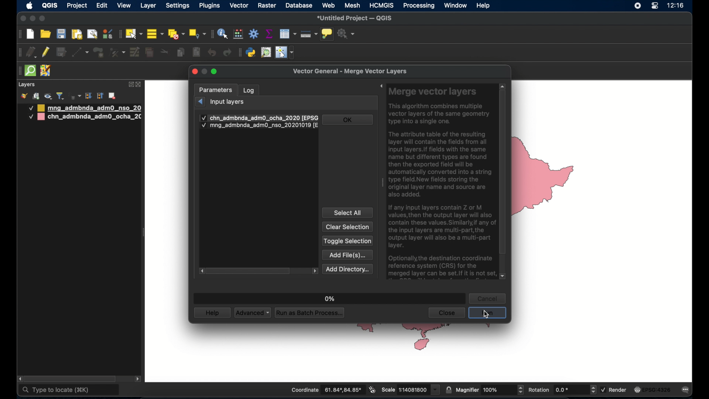  I want to click on plugins toolbar, so click(239, 52).